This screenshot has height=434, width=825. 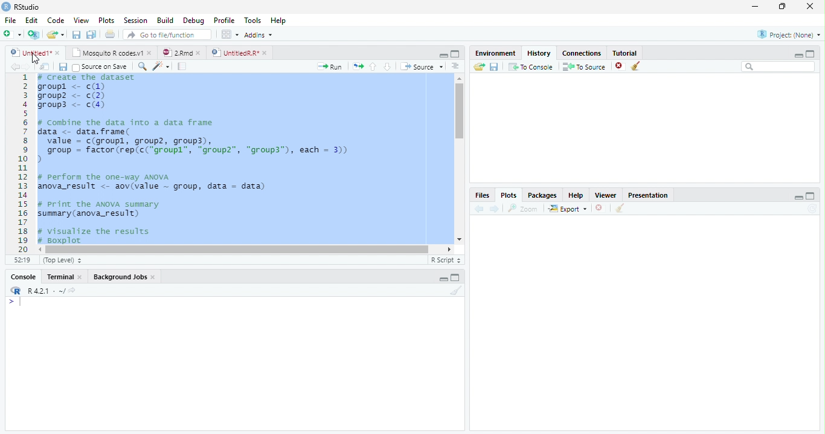 What do you see at coordinates (458, 292) in the screenshot?
I see `Clear console` at bounding box center [458, 292].